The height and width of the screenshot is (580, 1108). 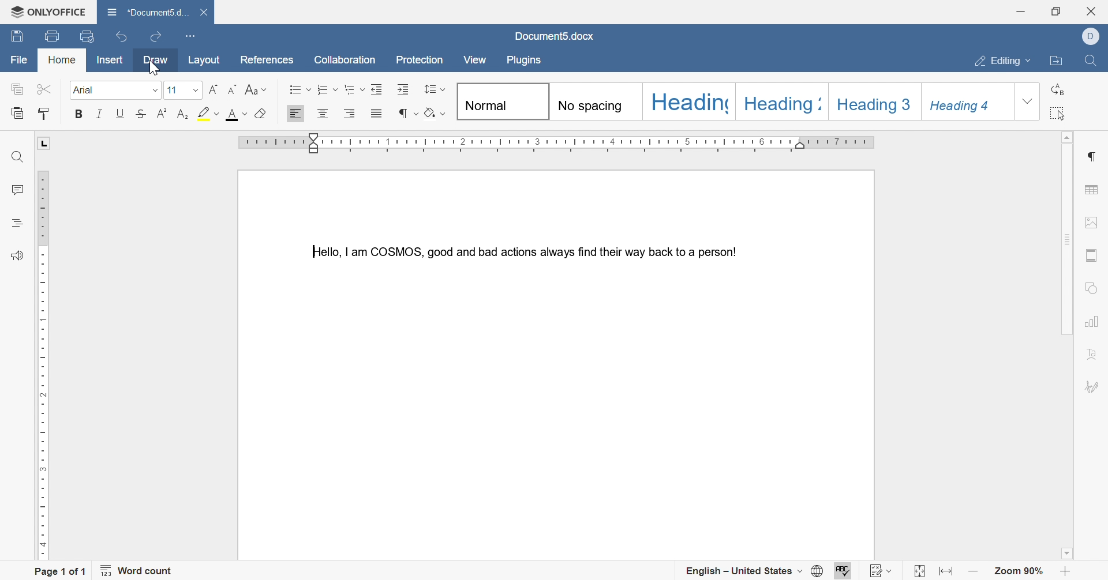 What do you see at coordinates (16, 256) in the screenshot?
I see `feedback and support` at bounding box center [16, 256].